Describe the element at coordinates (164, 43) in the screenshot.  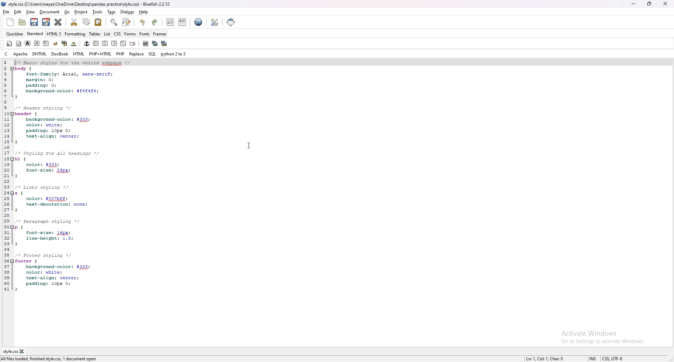
I see `multi thumbnail` at that location.